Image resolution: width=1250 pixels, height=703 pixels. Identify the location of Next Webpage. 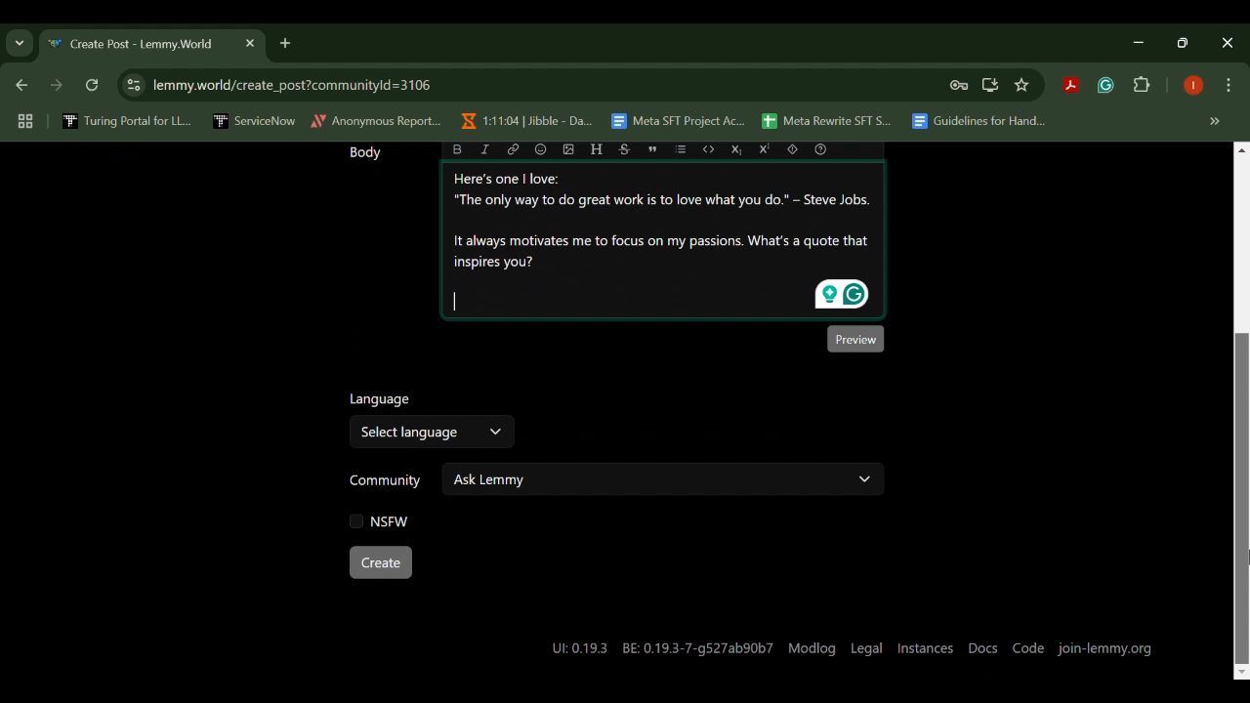
(57, 88).